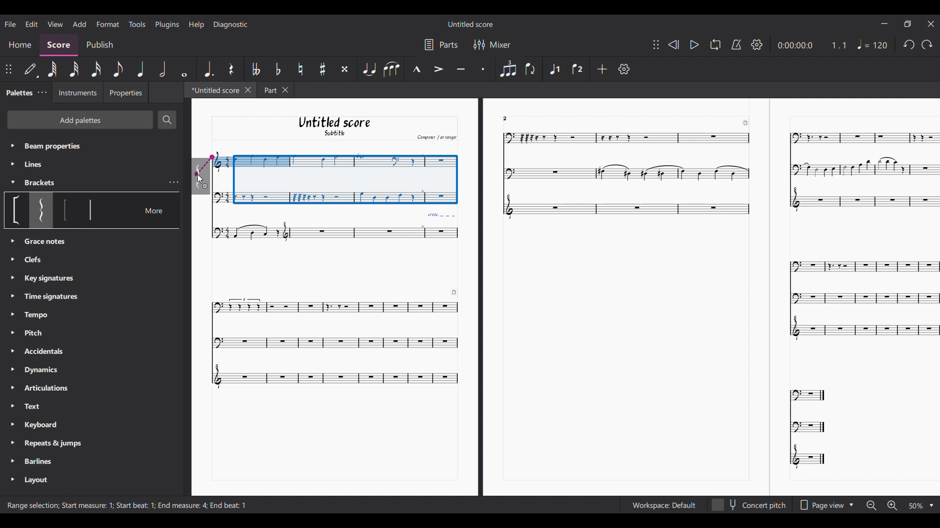 The height and width of the screenshot is (528, 940). What do you see at coordinates (125, 92) in the screenshot?
I see `Properties` at bounding box center [125, 92].